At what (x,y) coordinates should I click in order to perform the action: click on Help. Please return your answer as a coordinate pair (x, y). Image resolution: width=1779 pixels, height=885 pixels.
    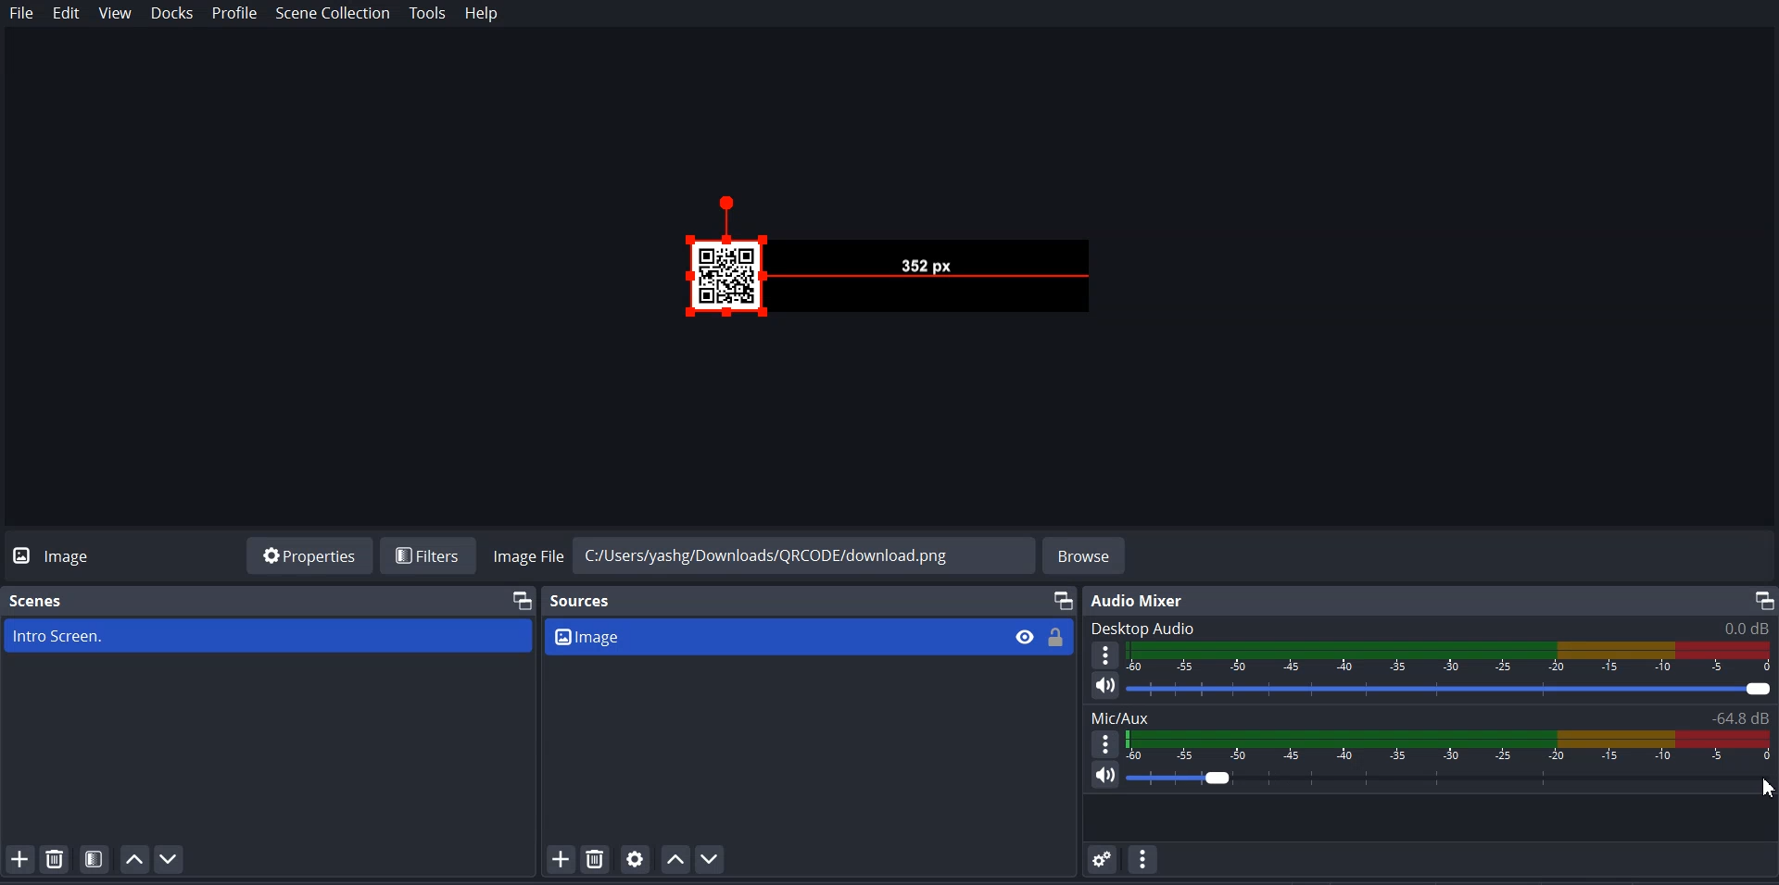
    Looking at the image, I should click on (482, 14).